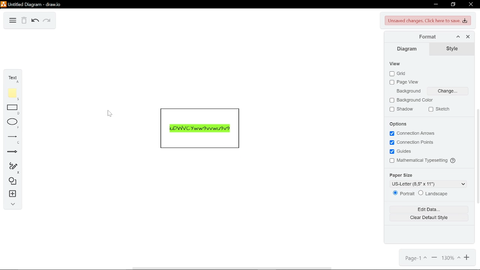 Image resolution: width=480 pixels, height=270 pixels. Describe the element at coordinates (427, 21) in the screenshot. I see `Unsaved changes. Click here to save changes` at that location.